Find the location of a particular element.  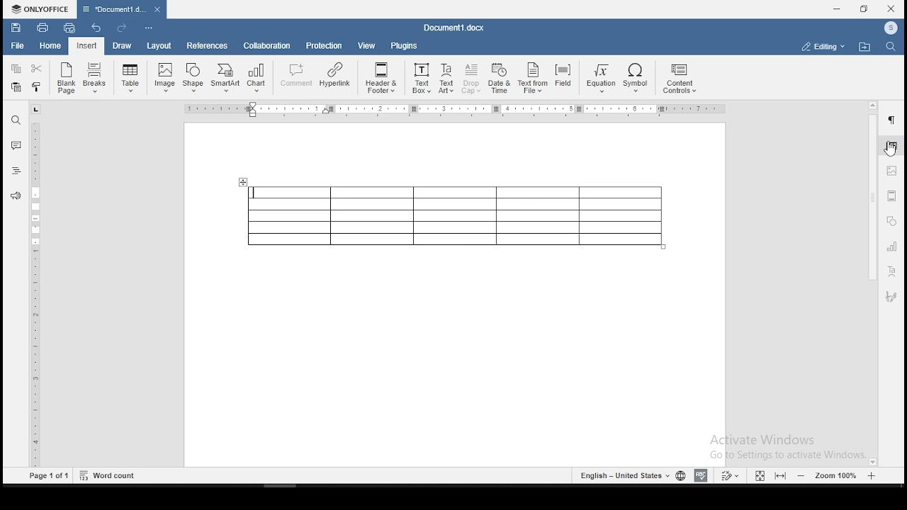

image settings is located at coordinates (893, 171).